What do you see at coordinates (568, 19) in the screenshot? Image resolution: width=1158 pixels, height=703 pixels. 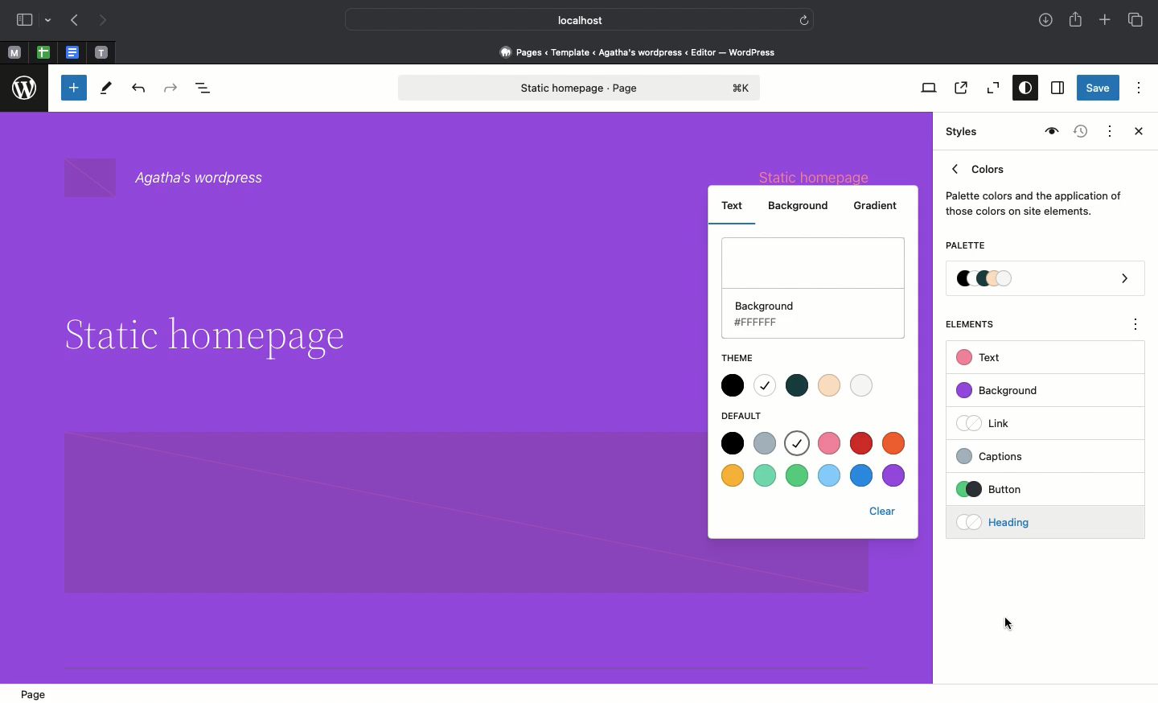 I see `Local host` at bounding box center [568, 19].